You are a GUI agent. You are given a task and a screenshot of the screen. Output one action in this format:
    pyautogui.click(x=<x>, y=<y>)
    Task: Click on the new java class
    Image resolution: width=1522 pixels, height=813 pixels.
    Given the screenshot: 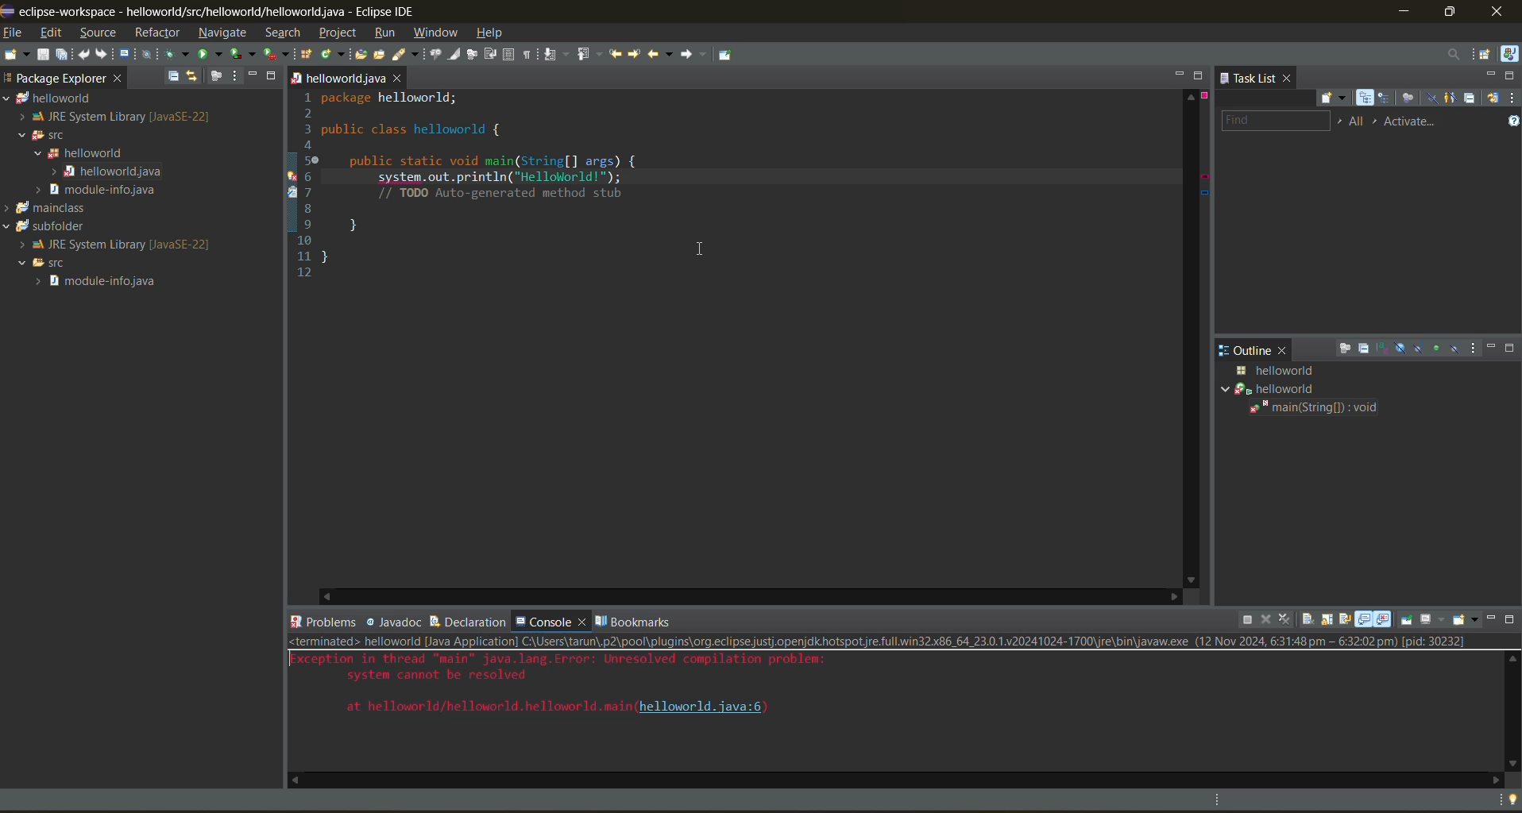 What is the action you would take?
    pyautogui.click(x=333, y=56)
    